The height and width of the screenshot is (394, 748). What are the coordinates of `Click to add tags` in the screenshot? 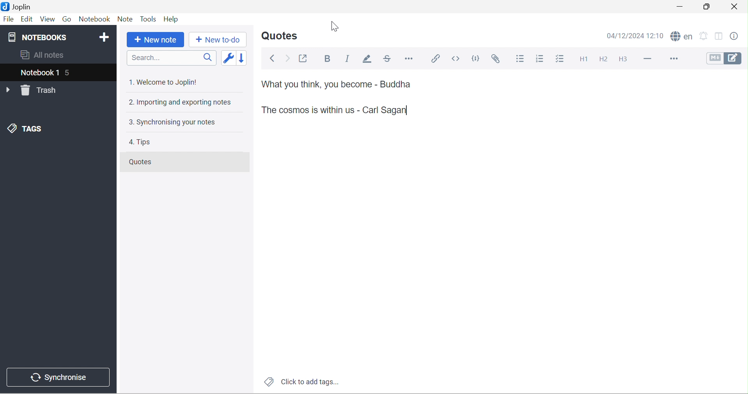 It's located at (303, 381).